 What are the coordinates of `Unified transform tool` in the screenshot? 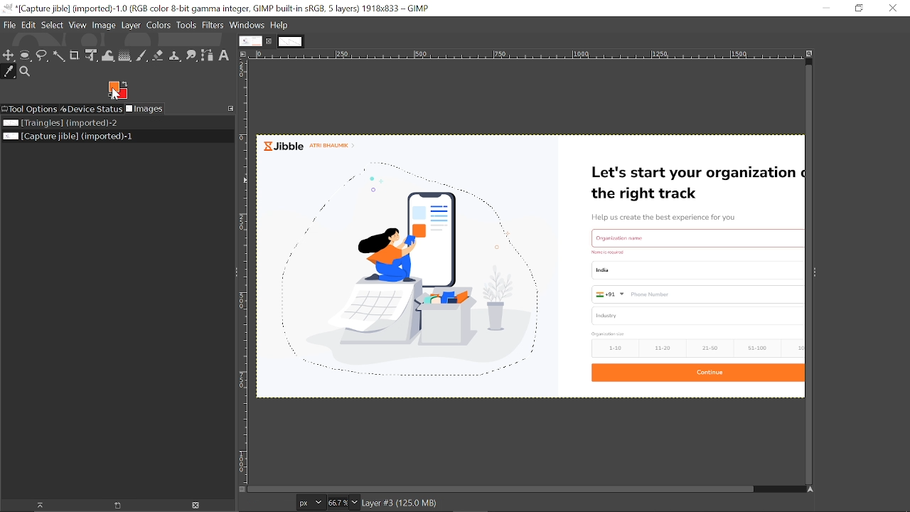 It's located at (90, 55).